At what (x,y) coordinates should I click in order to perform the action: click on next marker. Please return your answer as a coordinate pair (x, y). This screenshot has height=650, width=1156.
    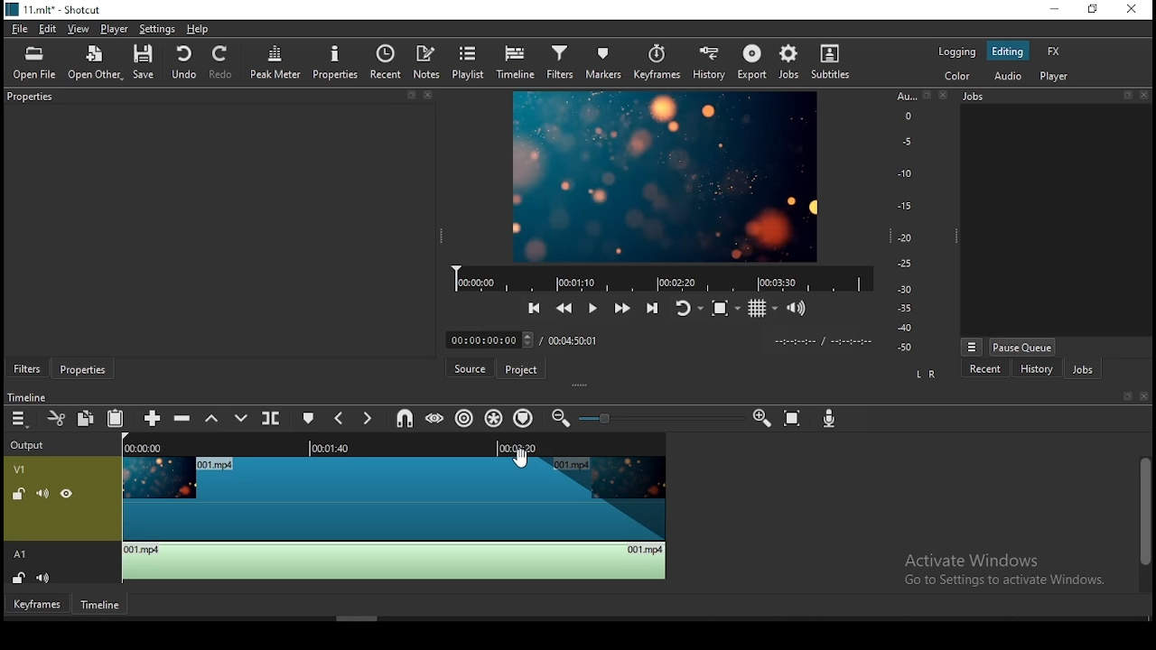
    Looking at the image, I should click on (370, 417).